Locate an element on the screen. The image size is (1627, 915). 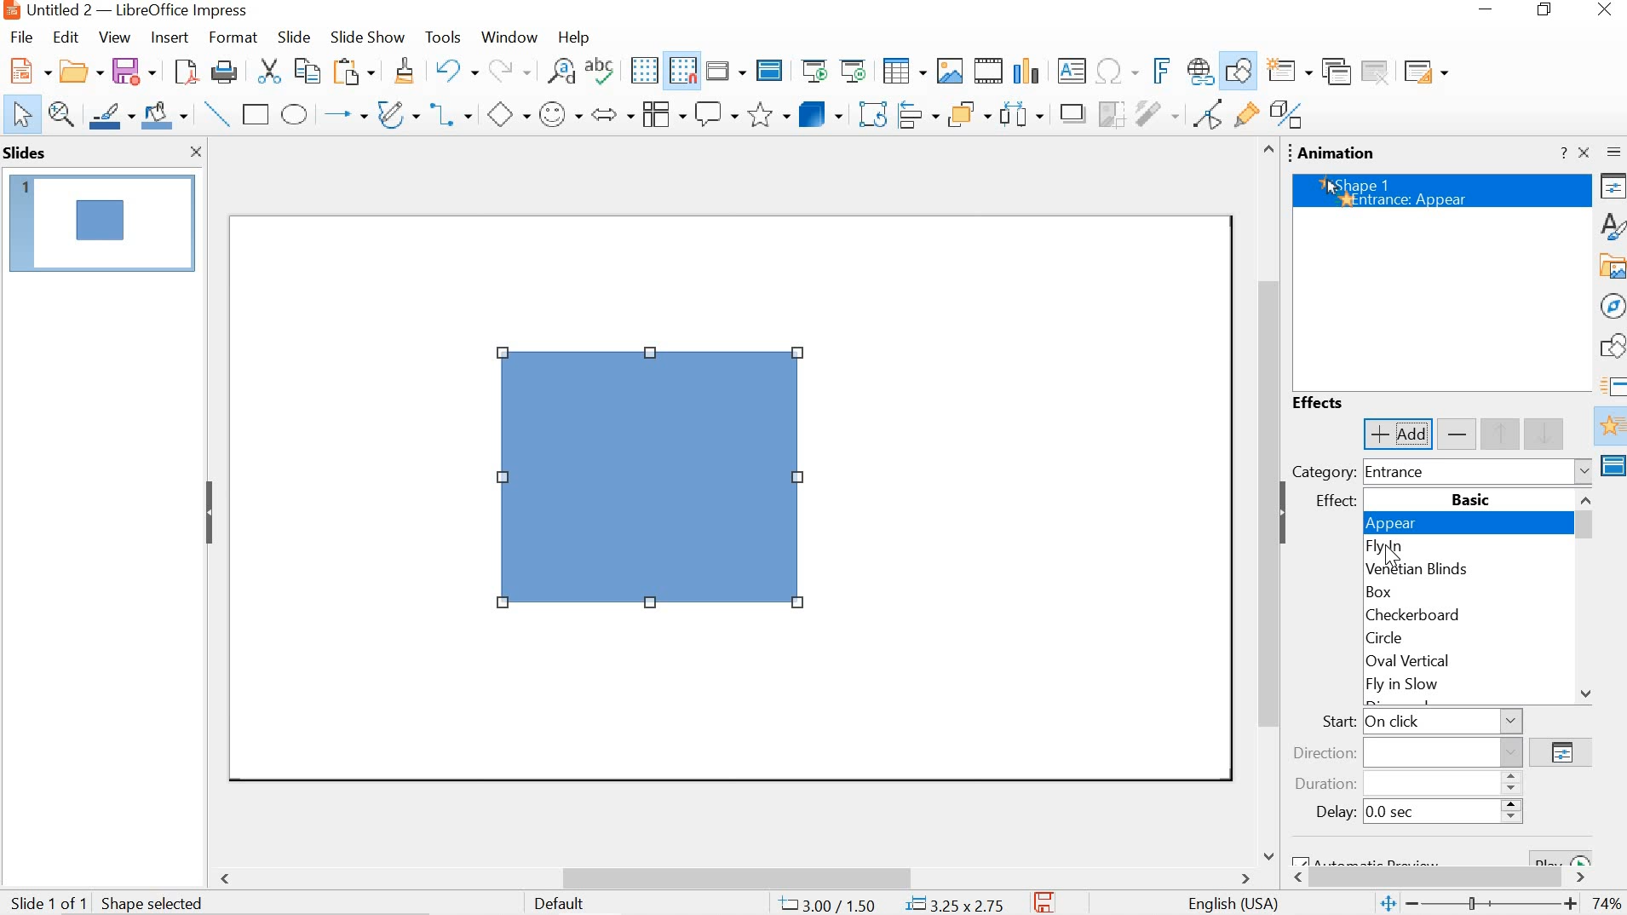
display grid is located at coordinates (644, 70).